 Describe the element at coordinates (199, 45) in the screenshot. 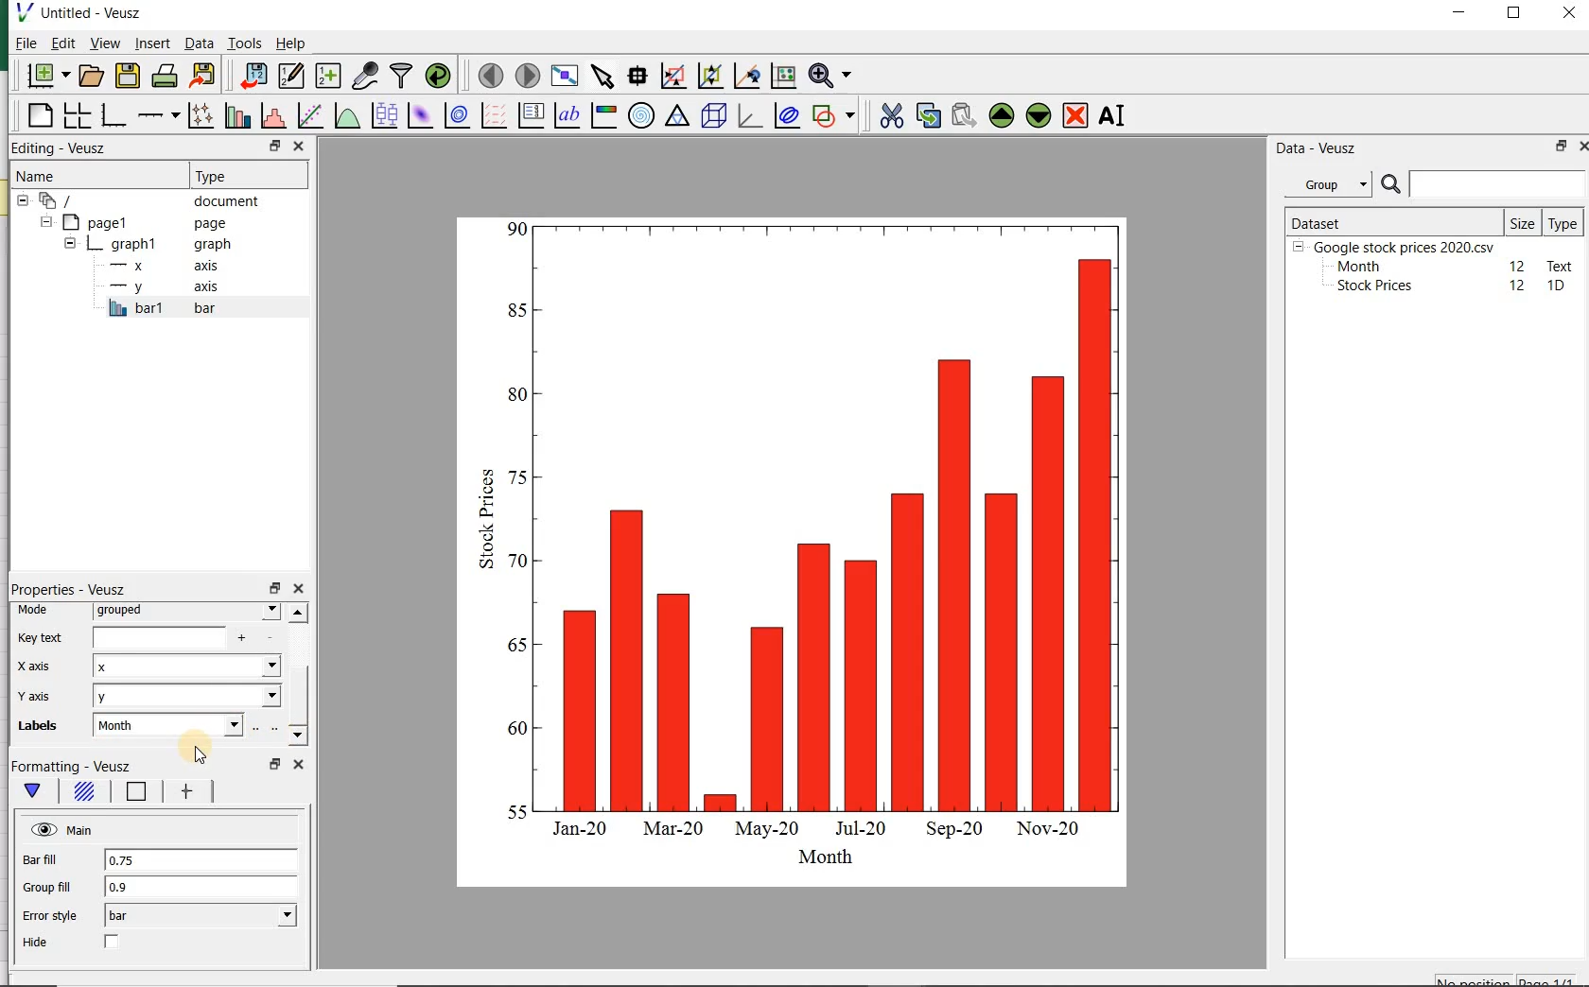

I see `Data` at that location.